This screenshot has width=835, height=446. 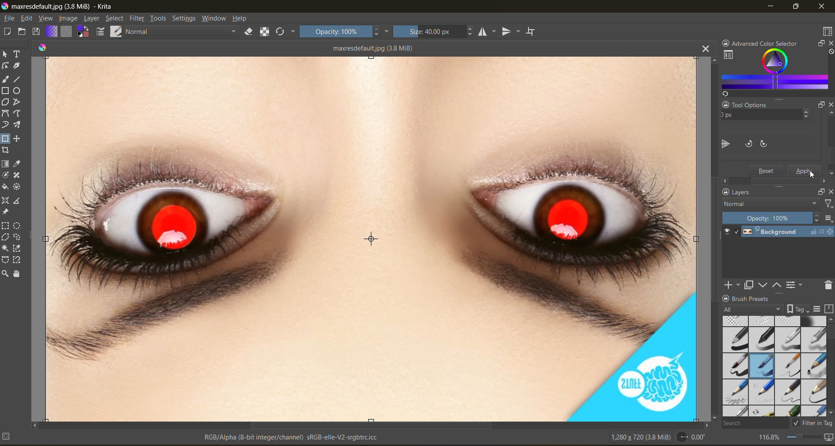 I want to click on view, so click(x=45, y=18).